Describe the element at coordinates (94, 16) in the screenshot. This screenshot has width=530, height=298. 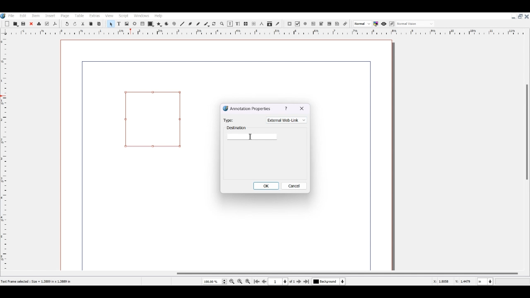
I see `Extras` at that location.